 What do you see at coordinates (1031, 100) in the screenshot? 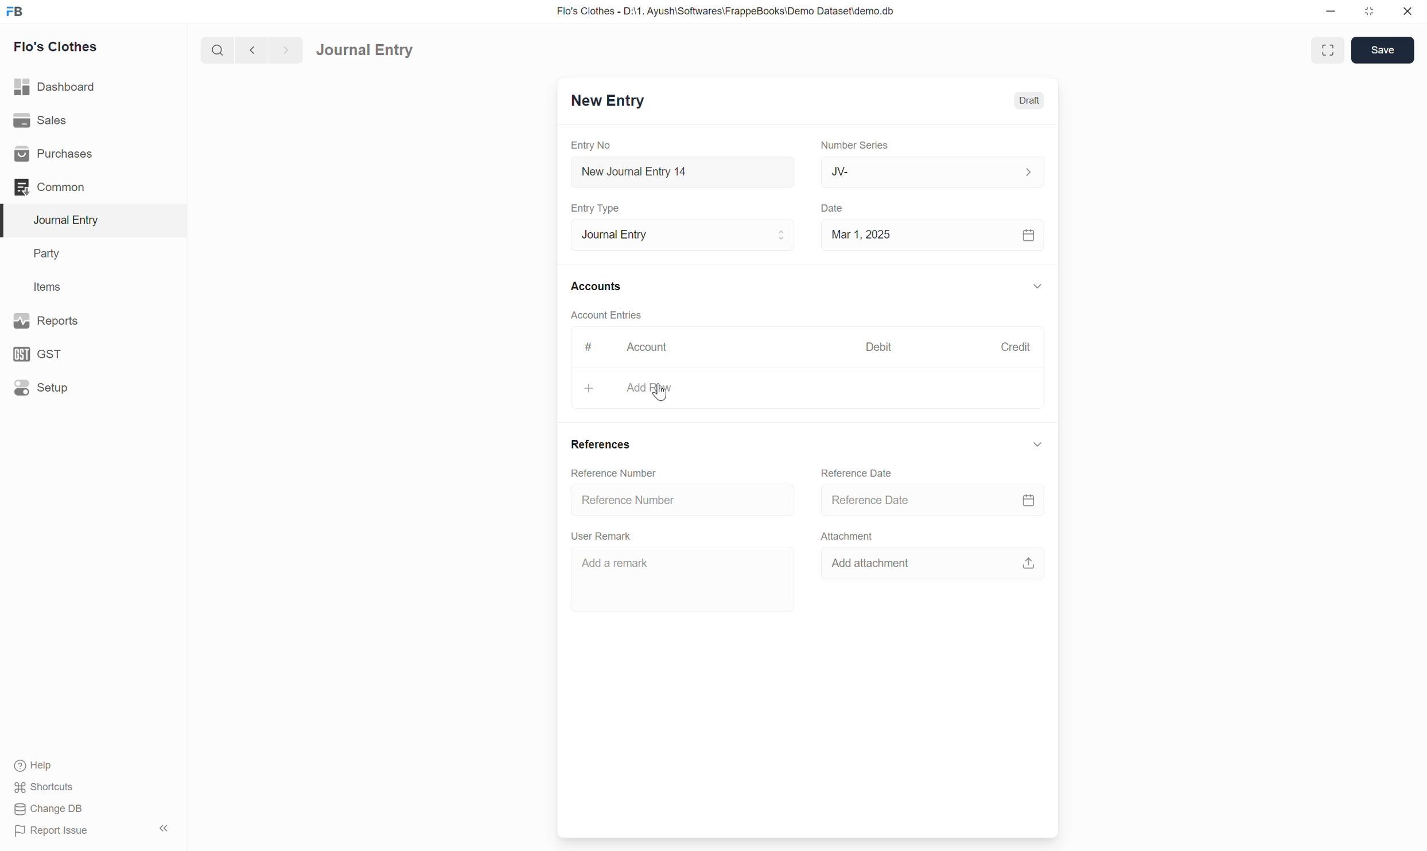
I see `Draft` at bounding box center [1031, 100].